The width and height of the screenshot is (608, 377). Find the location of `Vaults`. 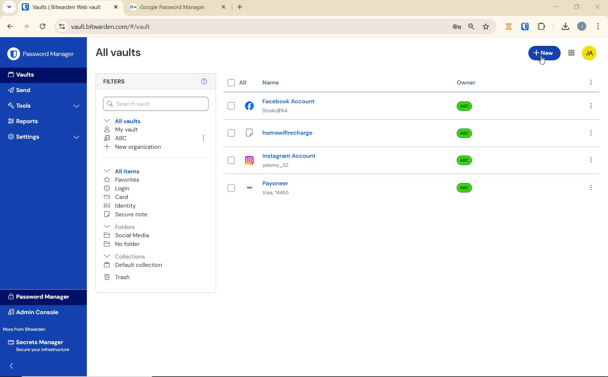

Vaults is located at coordinates (23, 75).